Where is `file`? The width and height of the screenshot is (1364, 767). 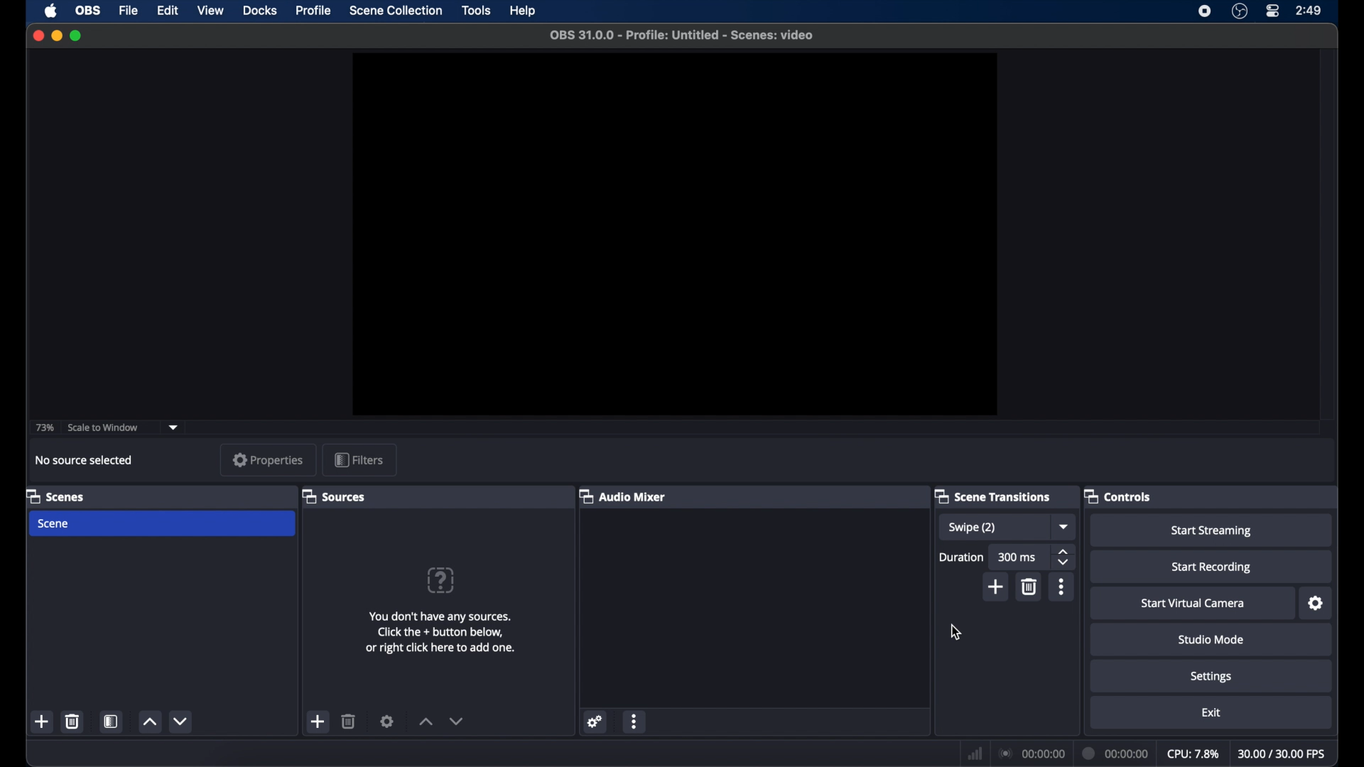
file is located at coordinates (129, 10).